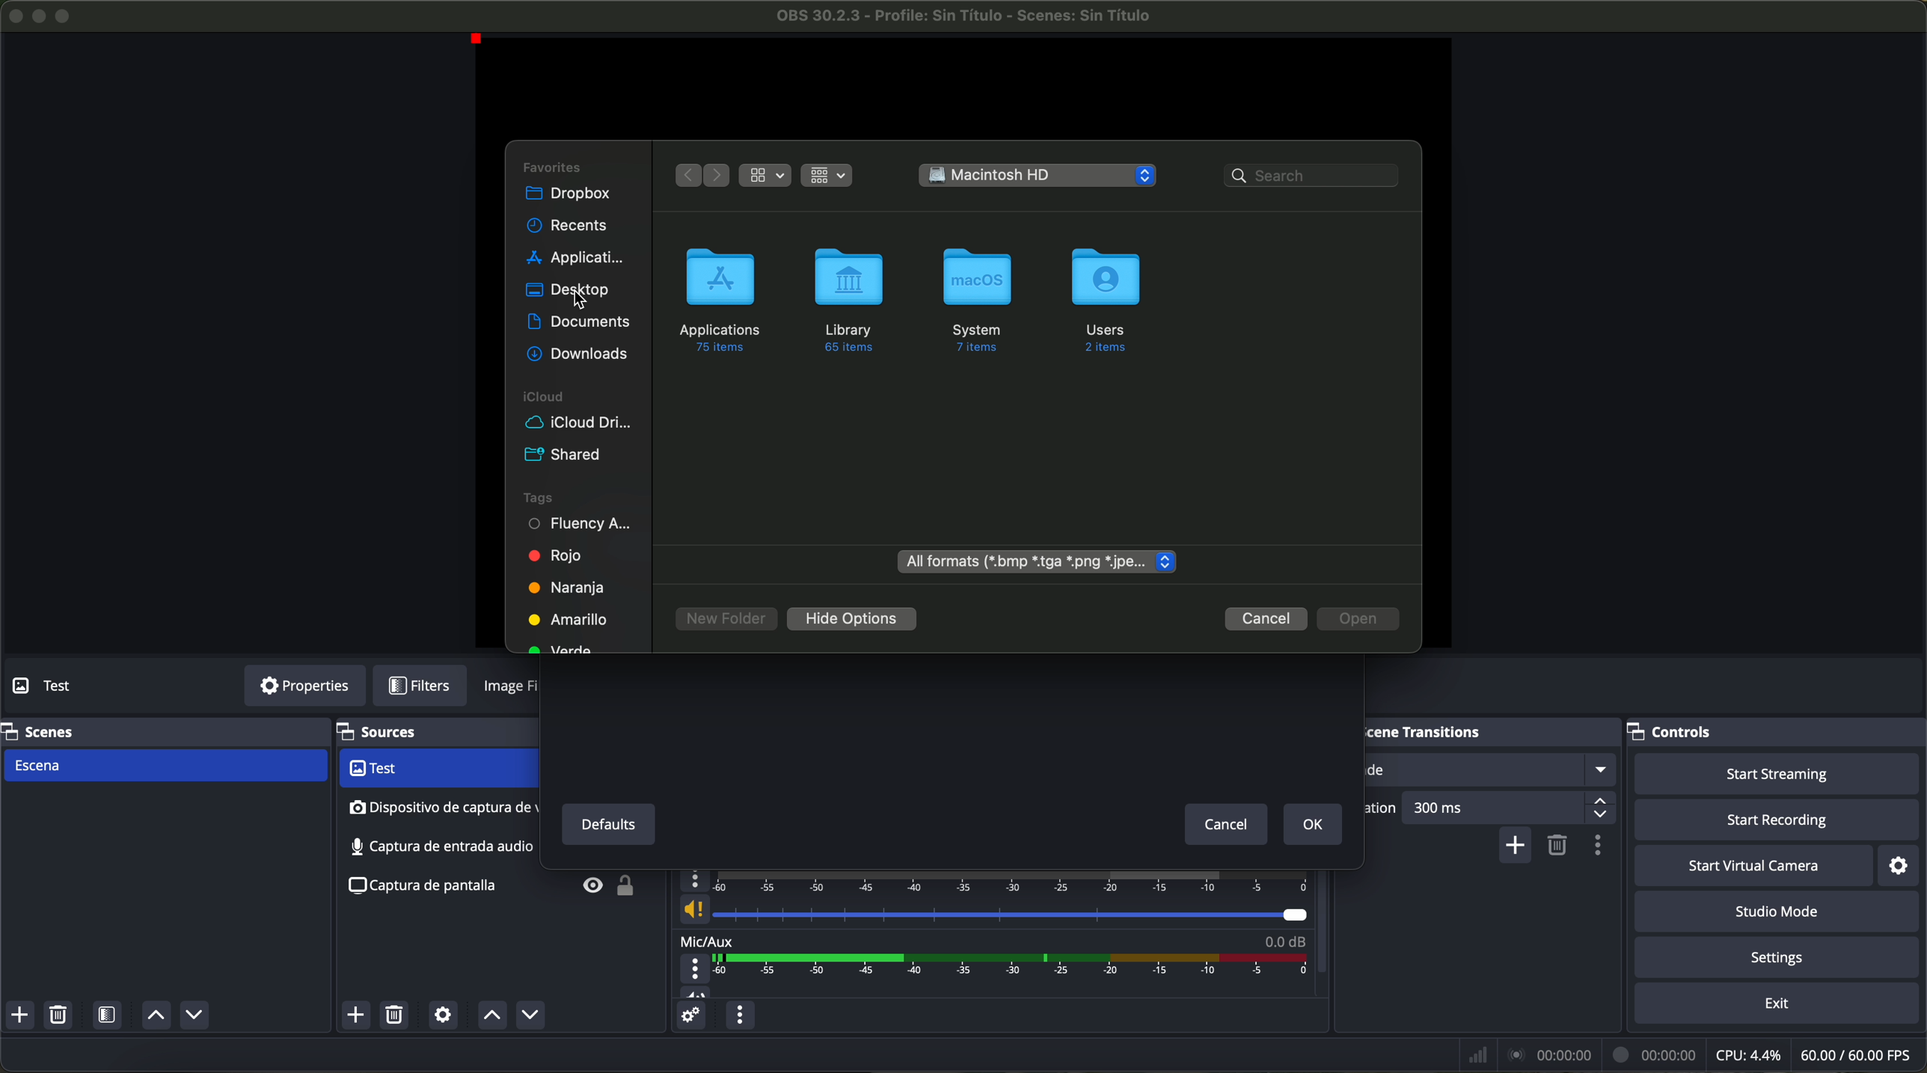 This screenshot has height=1073, width=1927. I want to click on more options, so click(696, 969).